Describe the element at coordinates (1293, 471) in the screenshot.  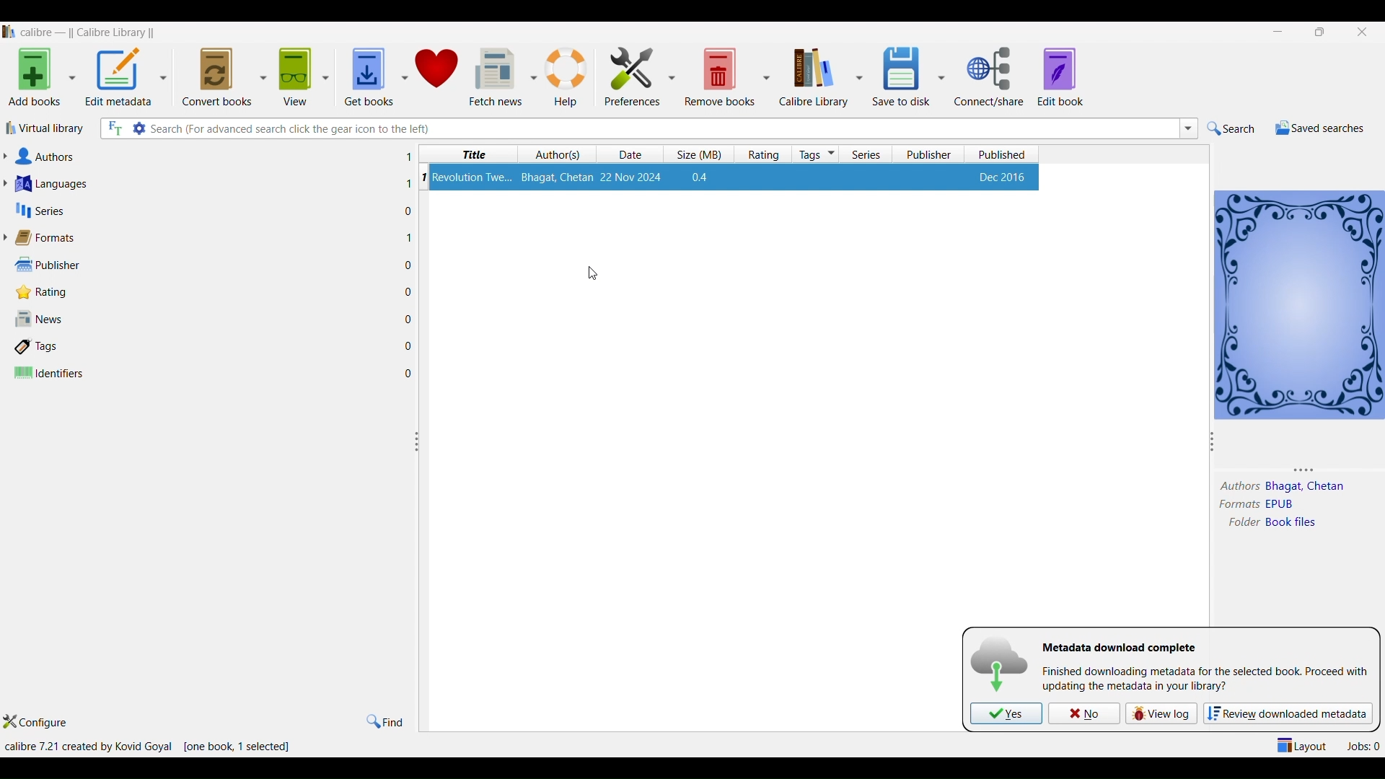
I see `resize` at that location.